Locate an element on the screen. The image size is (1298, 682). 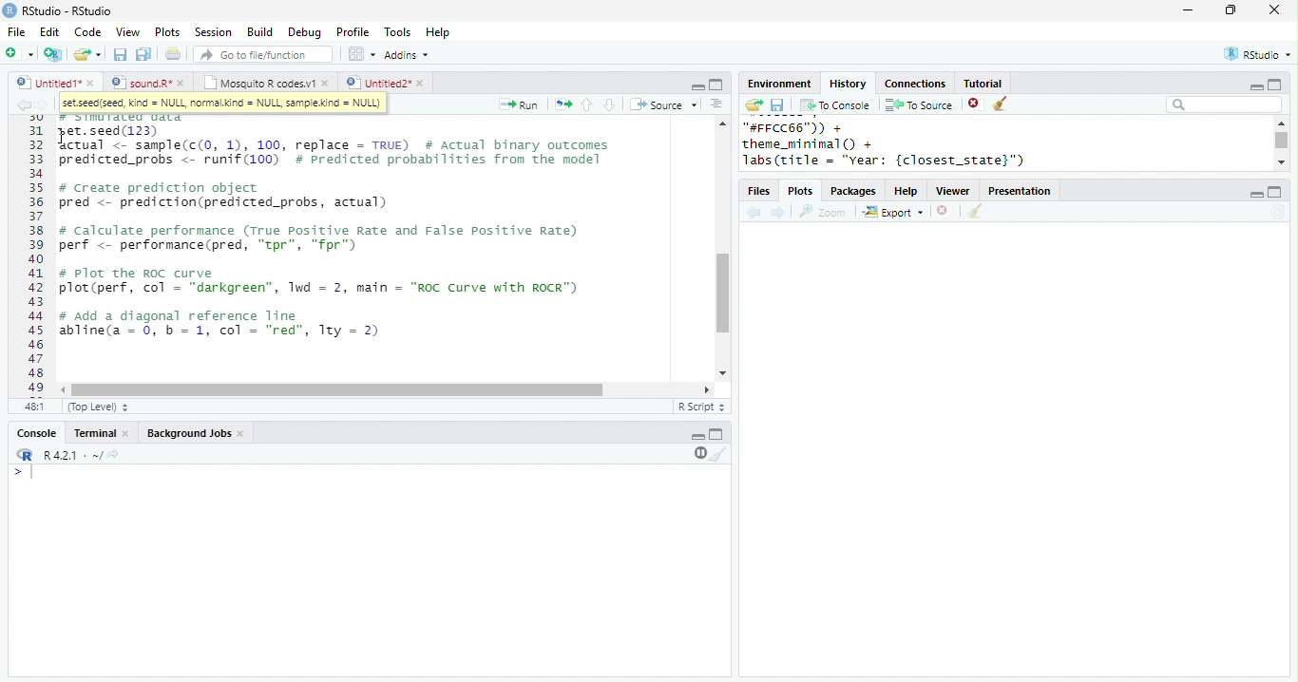
close is located at coordinates (243, 434).